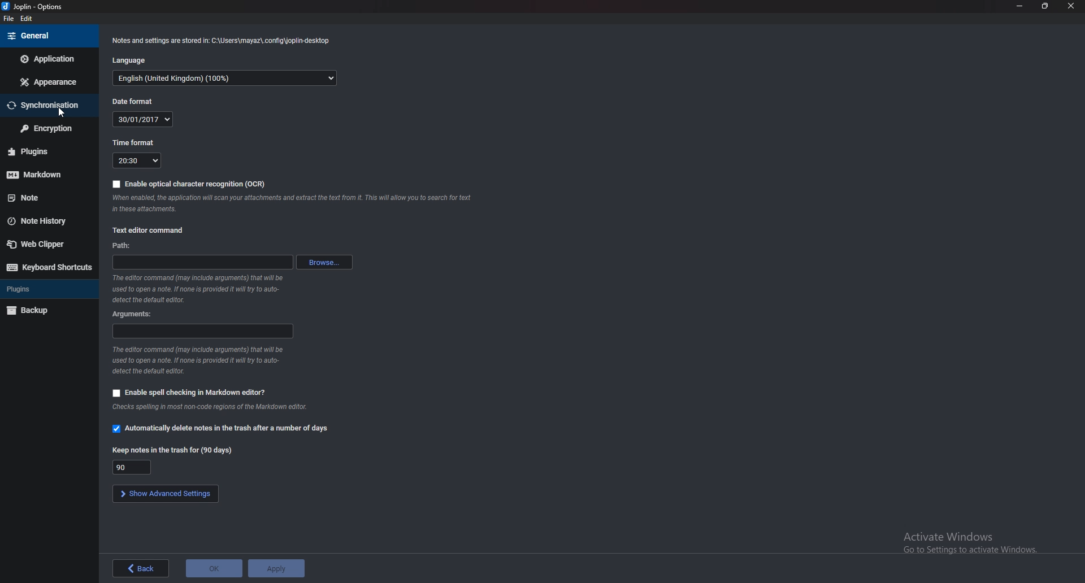 The width and height of the screenshot is (1085, 583). What do you see at coordinates (120, 246) in the screenshot?
I see `path` at bounding box center [120, 246].